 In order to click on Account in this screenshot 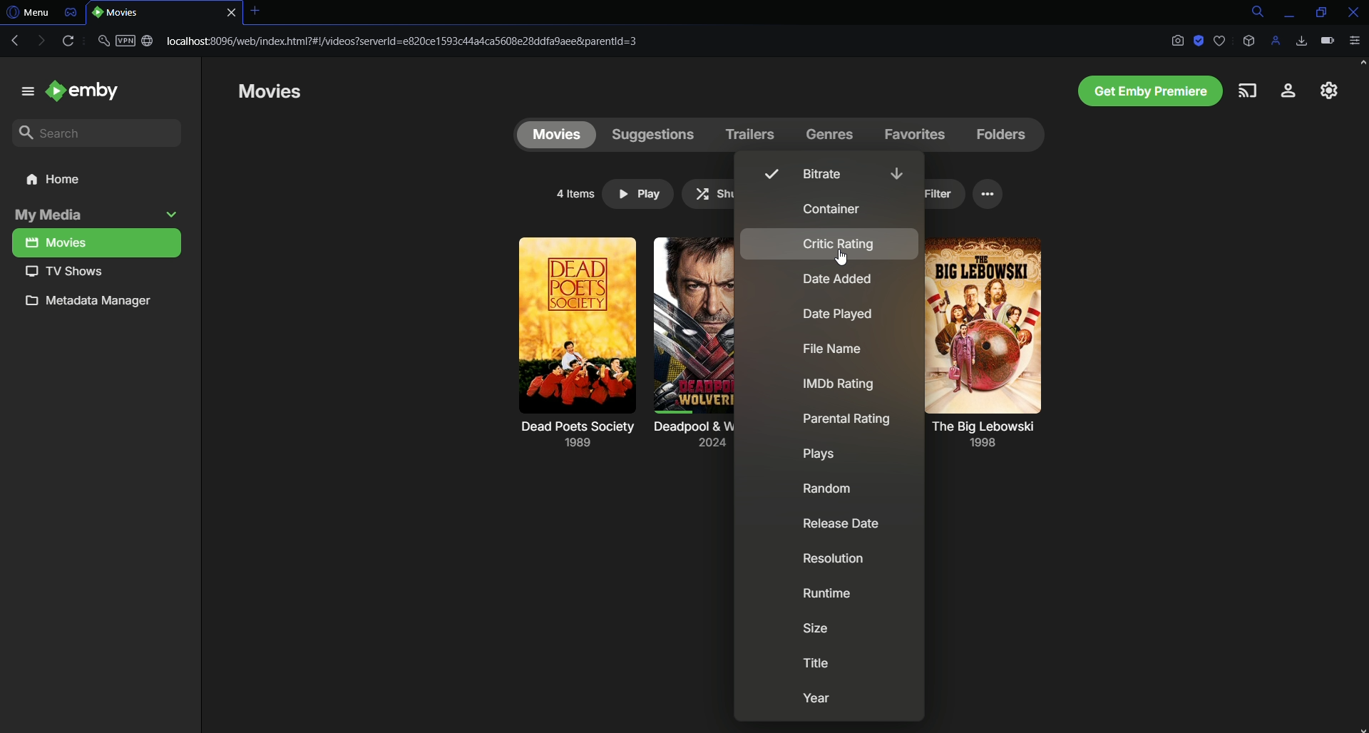, I will do `click(1282, 92)`.